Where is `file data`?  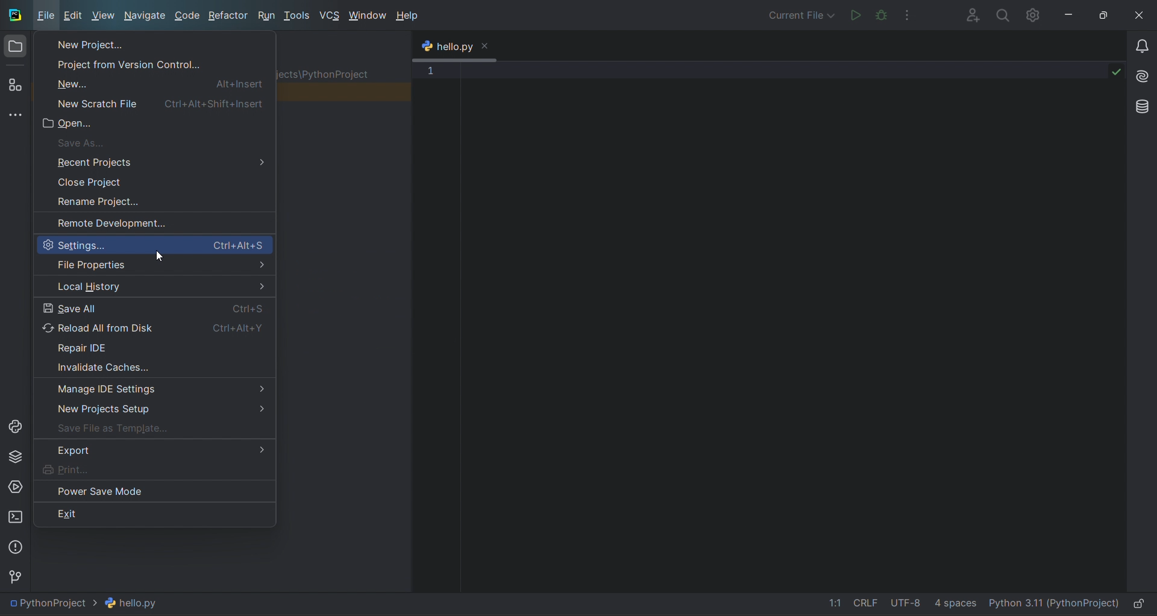
file data is located at coordinates (885, 605).